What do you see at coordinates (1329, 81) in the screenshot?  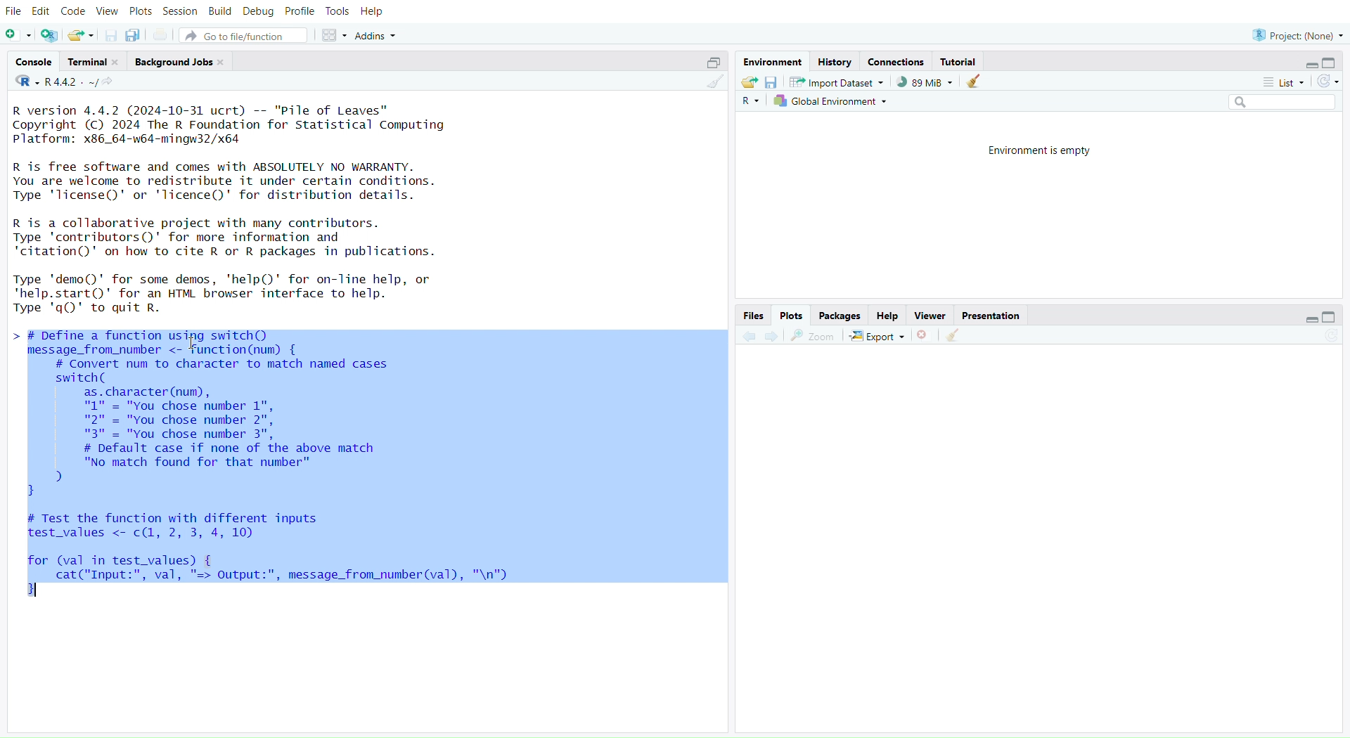 I see `Refresh the list of objects in the environment` at bounding box center [1329, 81].